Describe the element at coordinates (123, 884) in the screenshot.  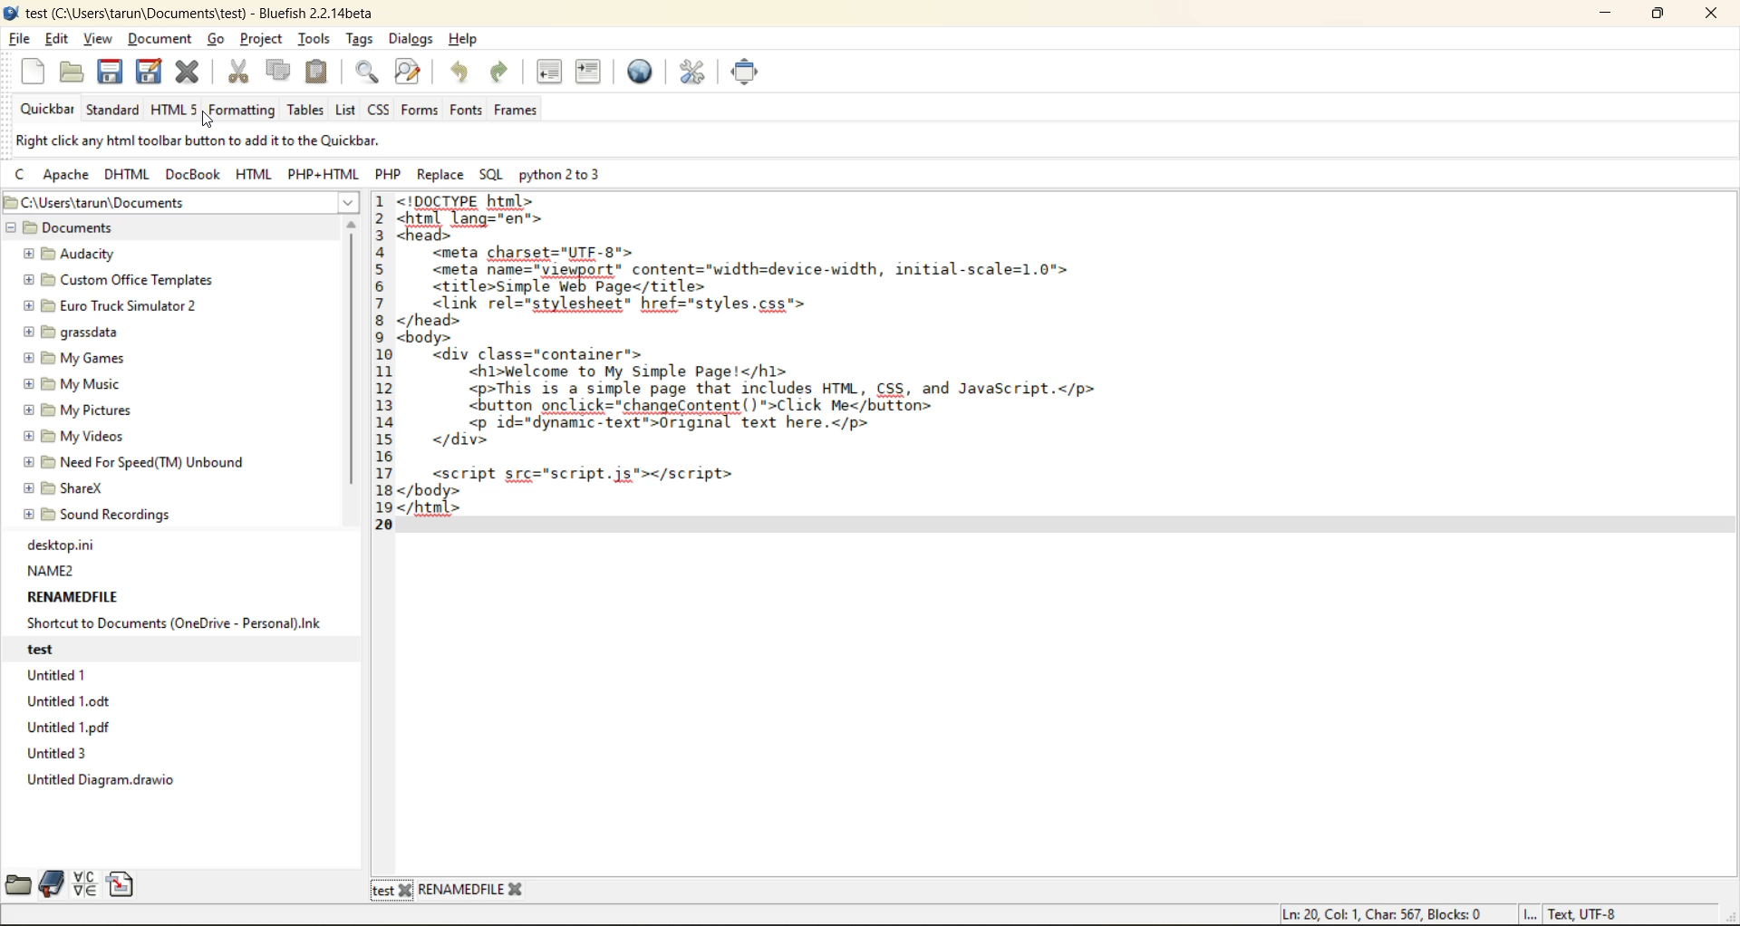
I see `snippets` at that location.